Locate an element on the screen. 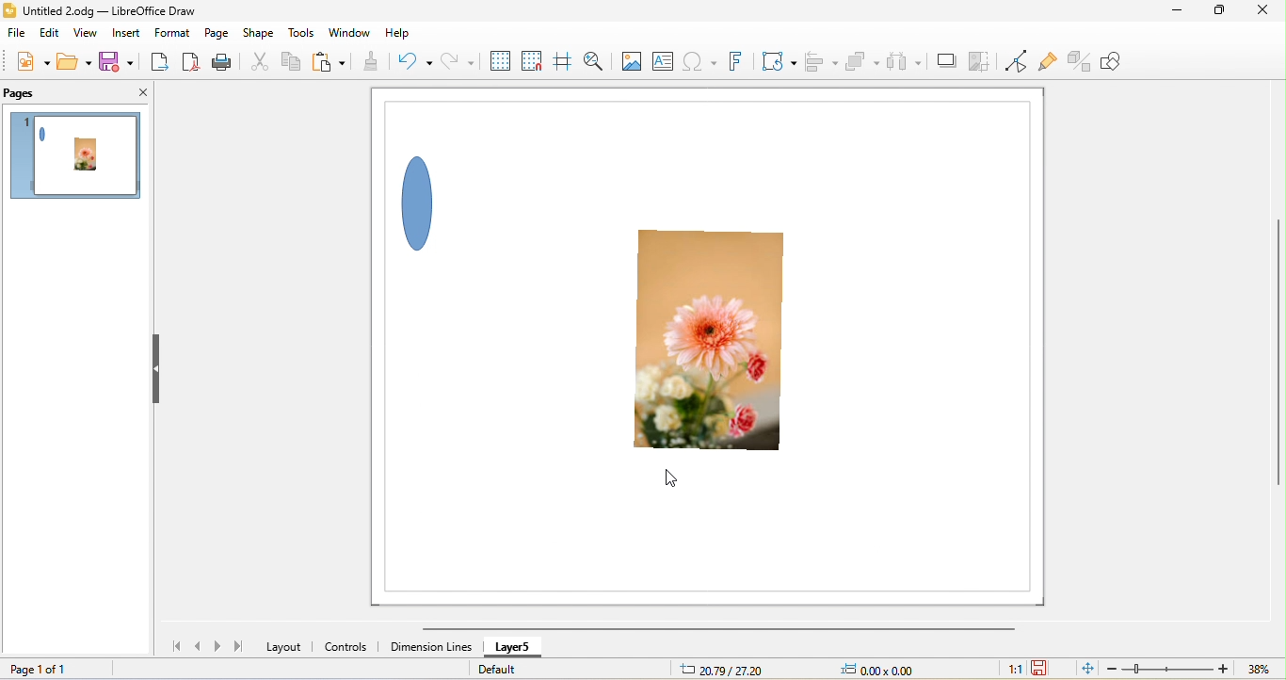 The height and width of the screenshot is (680, 1286). align object is located at coordinates (807, 59).